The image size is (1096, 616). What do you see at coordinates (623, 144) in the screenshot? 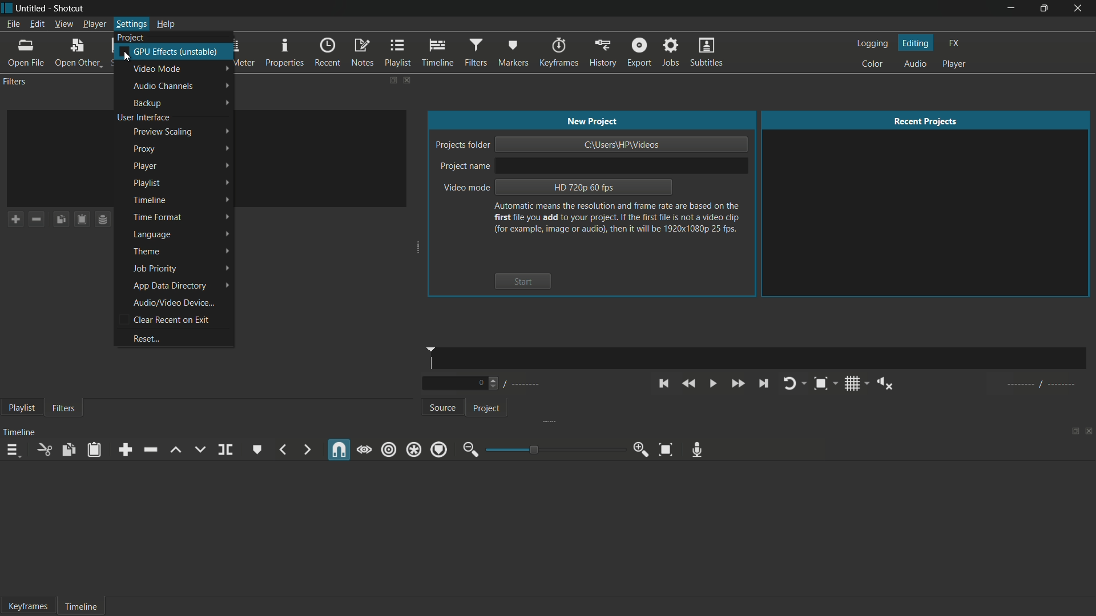
I see `project location` at bounding box center [623, 144].